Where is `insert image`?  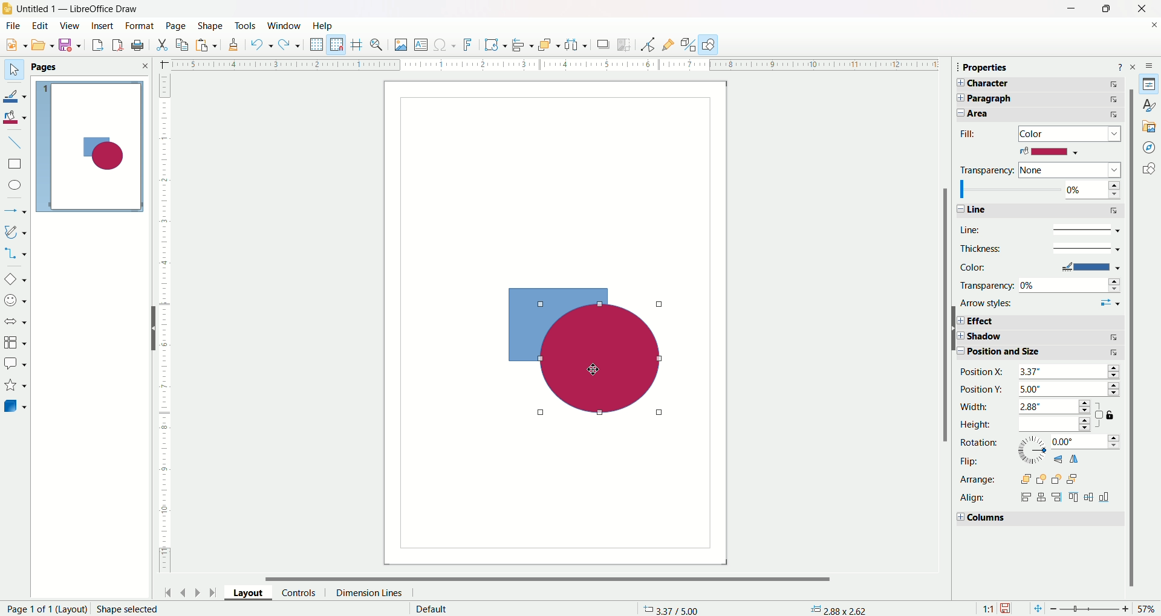 insert image is located at coordinates (401, 45).